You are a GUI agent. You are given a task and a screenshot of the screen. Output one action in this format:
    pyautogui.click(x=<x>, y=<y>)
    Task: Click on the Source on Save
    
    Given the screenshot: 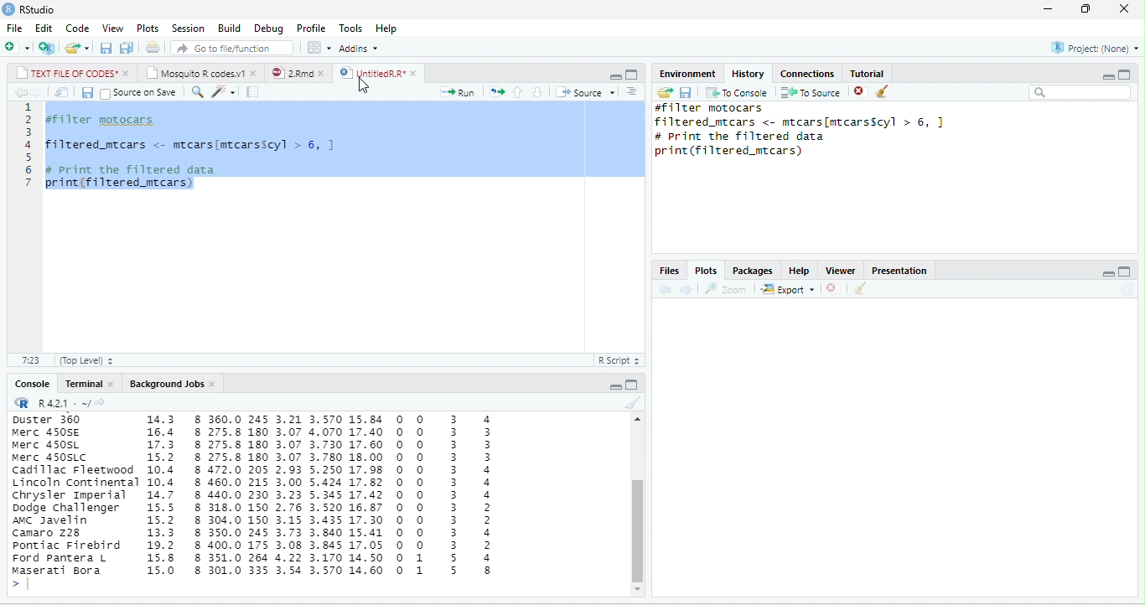 What is the action you would take?
    pyautogui.click(x=139, y=94)
    